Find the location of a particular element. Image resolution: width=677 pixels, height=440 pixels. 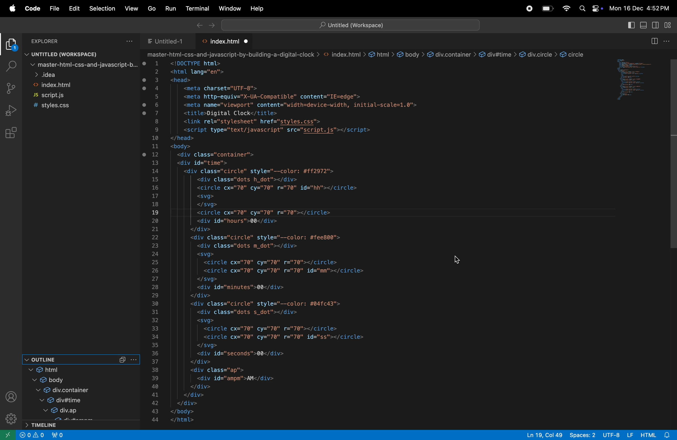

explorer is located at coordinates (9, 45).